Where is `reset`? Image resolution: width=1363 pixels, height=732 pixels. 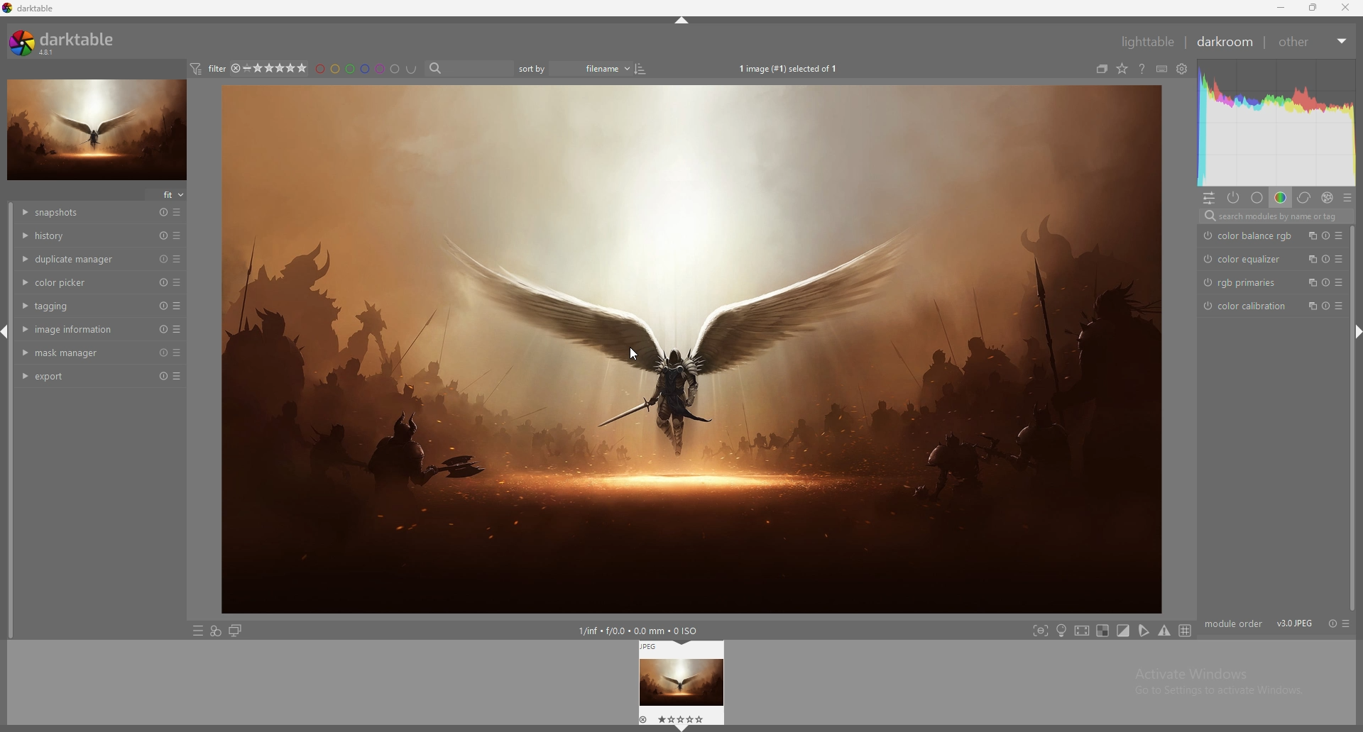
reset is located at coordinates (164, 376).